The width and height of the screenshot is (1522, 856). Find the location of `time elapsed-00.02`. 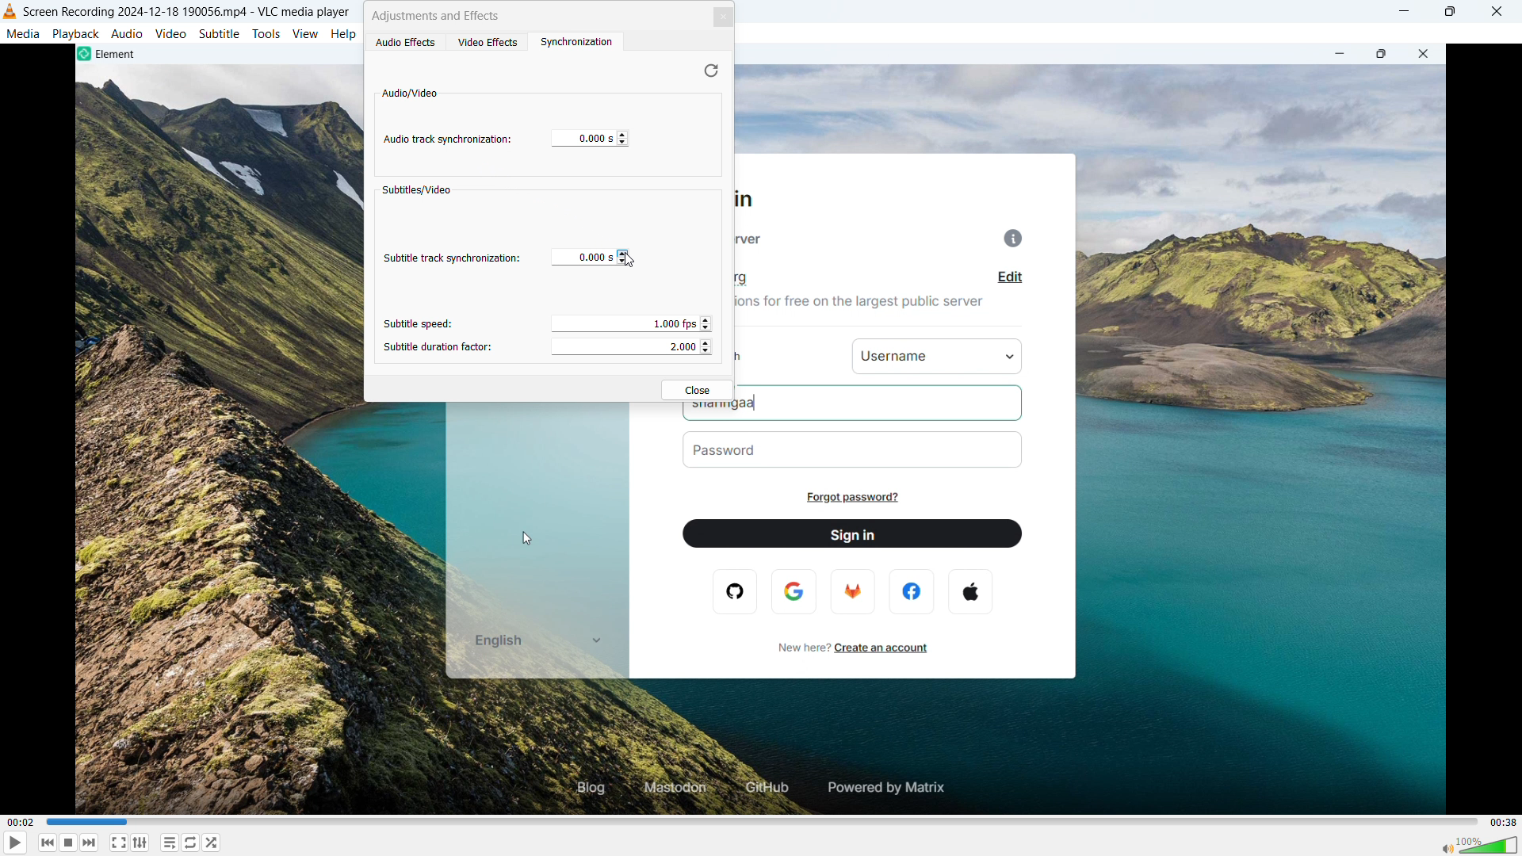

time elapsed-00.02 is located at coordinates (22, 821).